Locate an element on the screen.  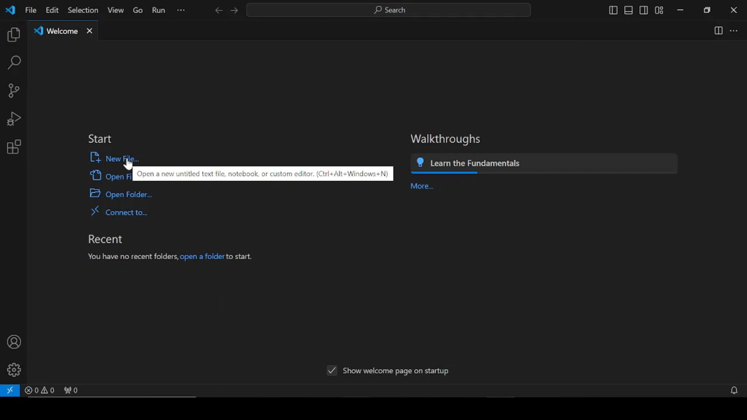
new file is located at coordinates (112, 157).